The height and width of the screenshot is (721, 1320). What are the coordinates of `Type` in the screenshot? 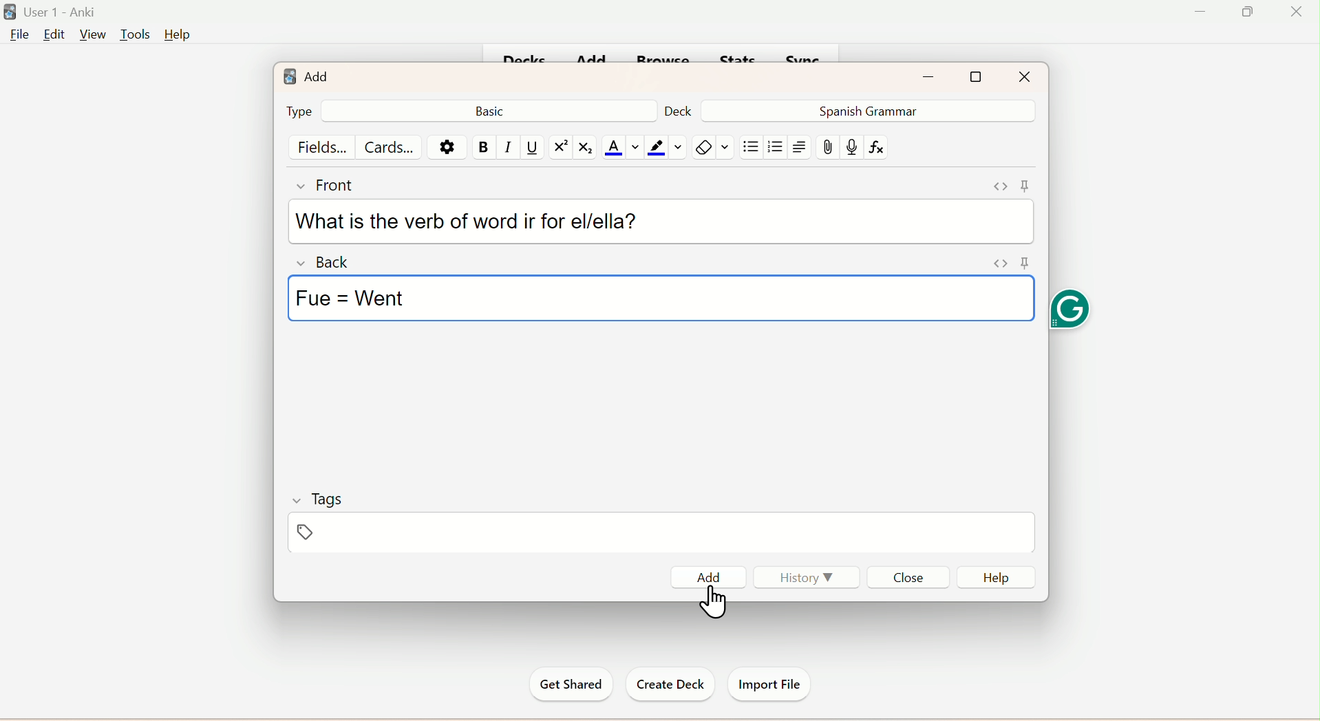 It's located at (297, 111).